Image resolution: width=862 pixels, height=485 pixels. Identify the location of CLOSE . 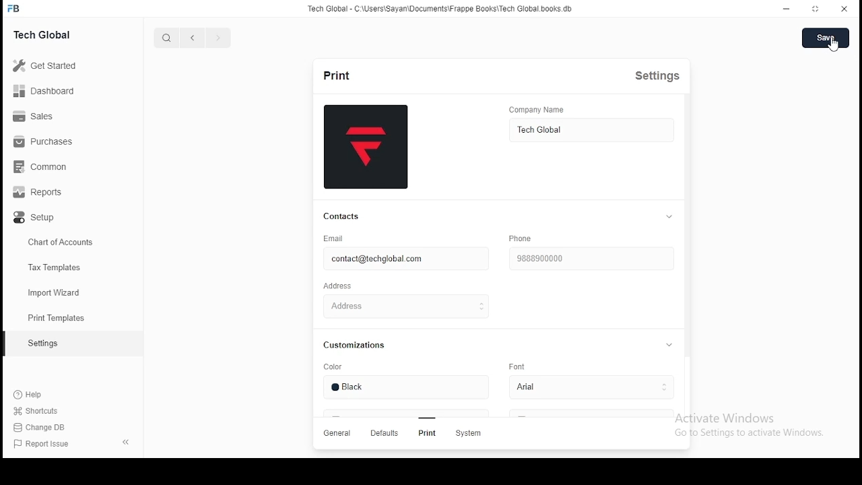
(845, 9).